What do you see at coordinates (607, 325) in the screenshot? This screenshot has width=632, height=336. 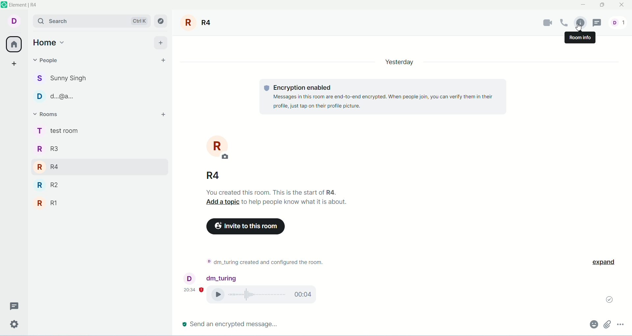 I see `attachment` at bounding box center [607, 325].